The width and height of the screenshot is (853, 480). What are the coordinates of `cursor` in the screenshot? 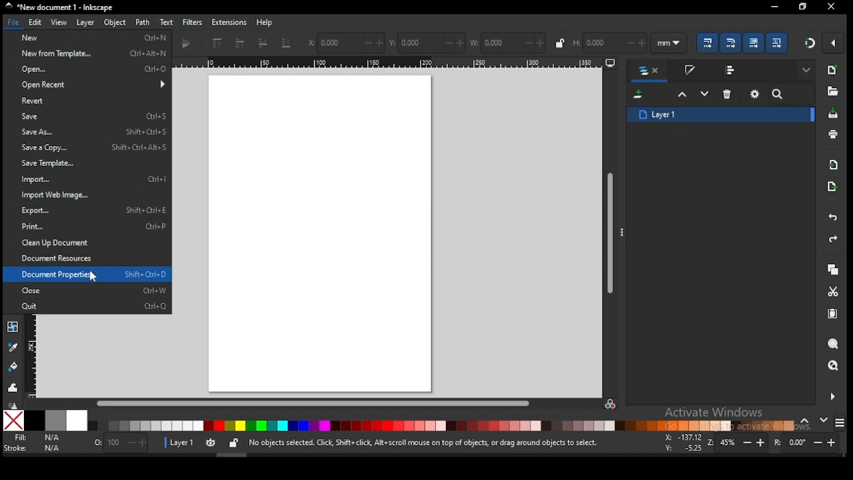 It's located at (95, 276).